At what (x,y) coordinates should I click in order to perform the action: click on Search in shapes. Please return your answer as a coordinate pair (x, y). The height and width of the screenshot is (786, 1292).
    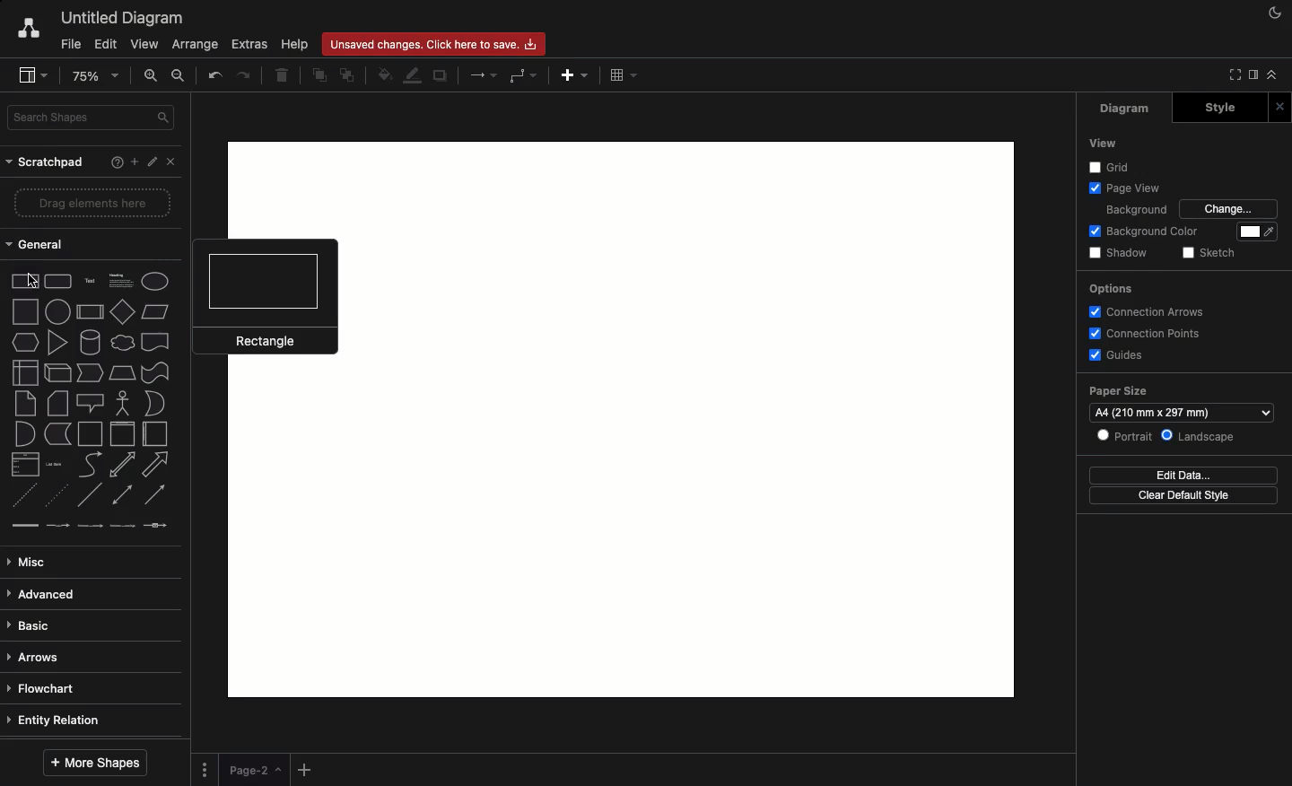
    Looking at the image, I should click on (94, 117).